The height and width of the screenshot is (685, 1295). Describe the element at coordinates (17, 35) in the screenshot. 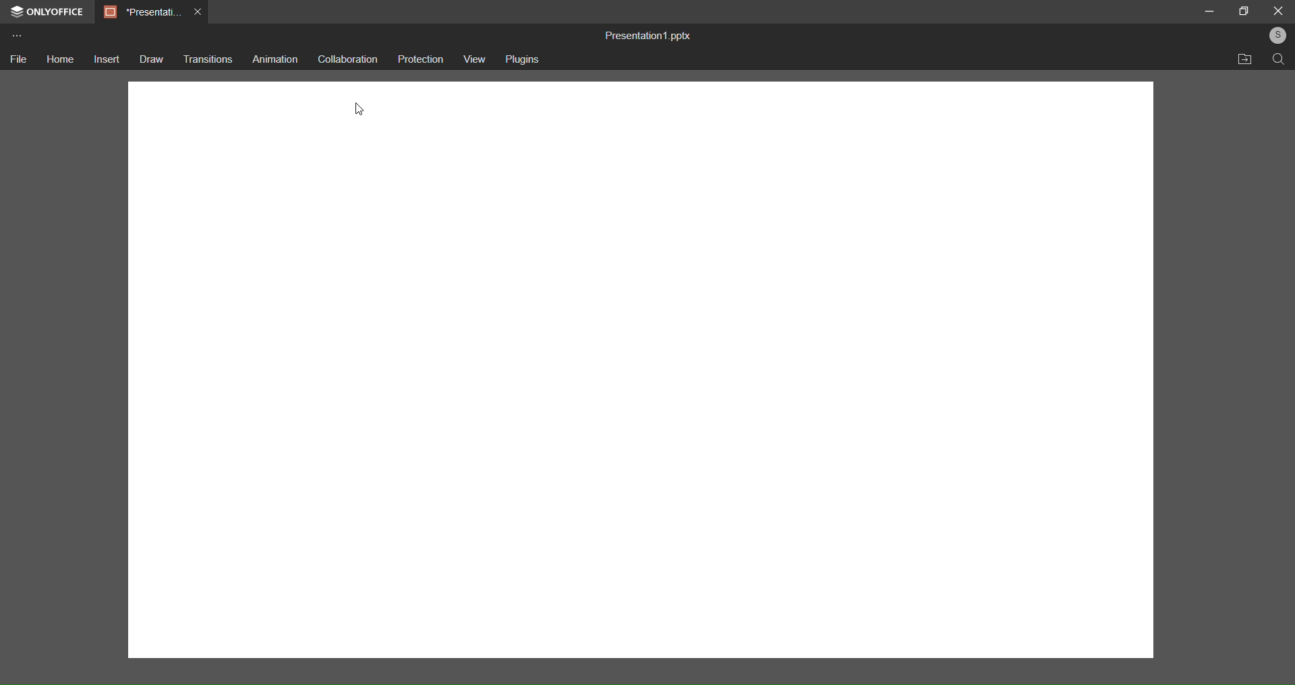

I see `more` at that location.